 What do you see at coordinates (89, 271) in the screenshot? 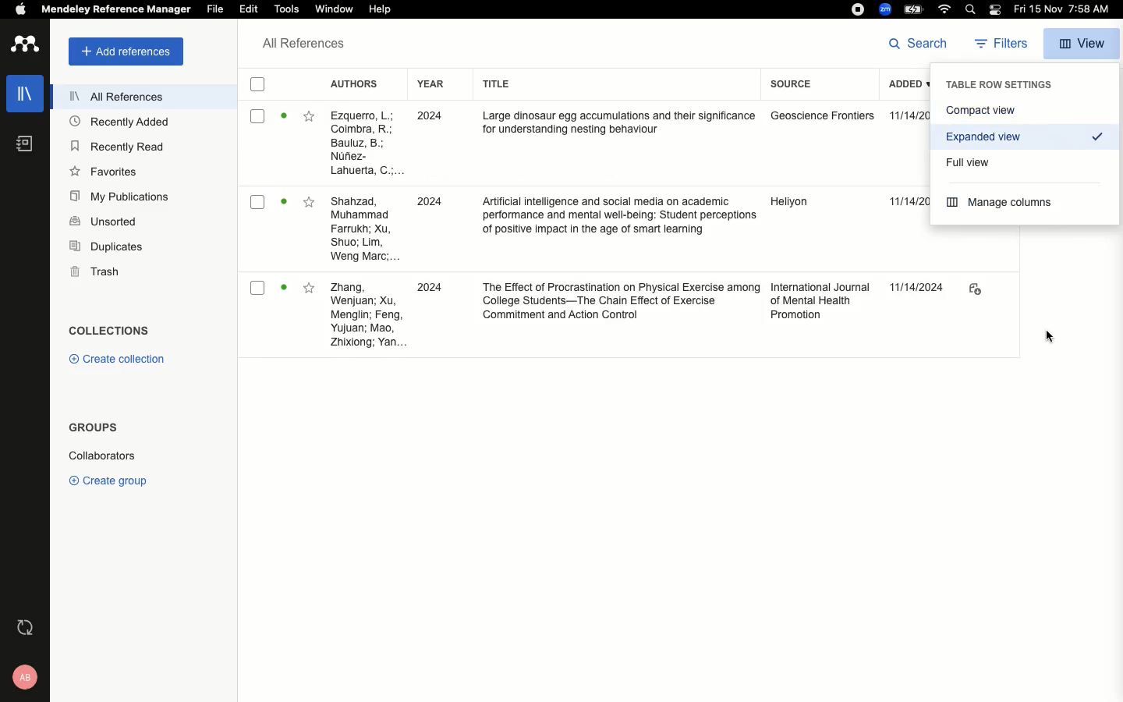
I see `Trash` at bounding box center [89, 271].